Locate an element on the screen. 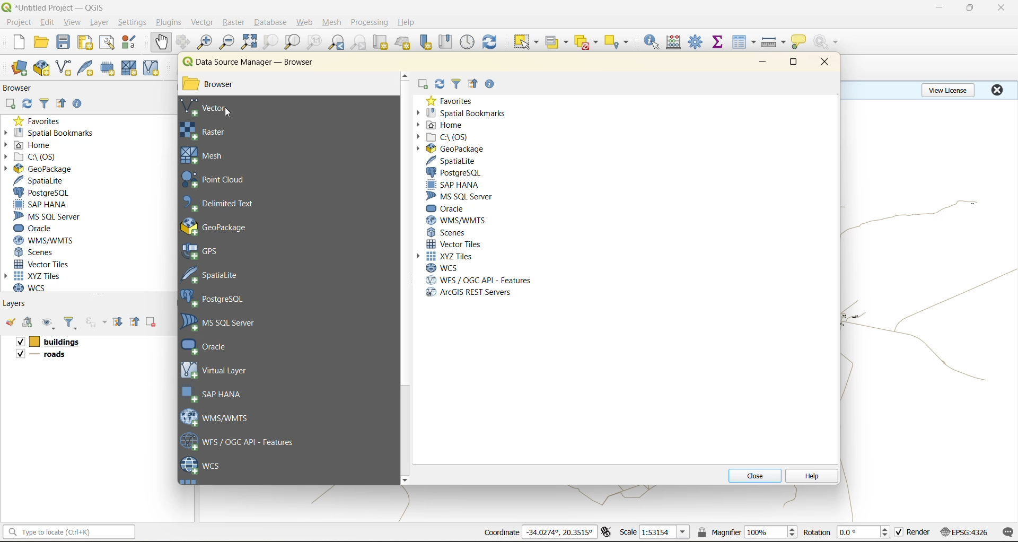 This screenshot has width=1018, height=542. checkbox is located at coordinates (899, 532).